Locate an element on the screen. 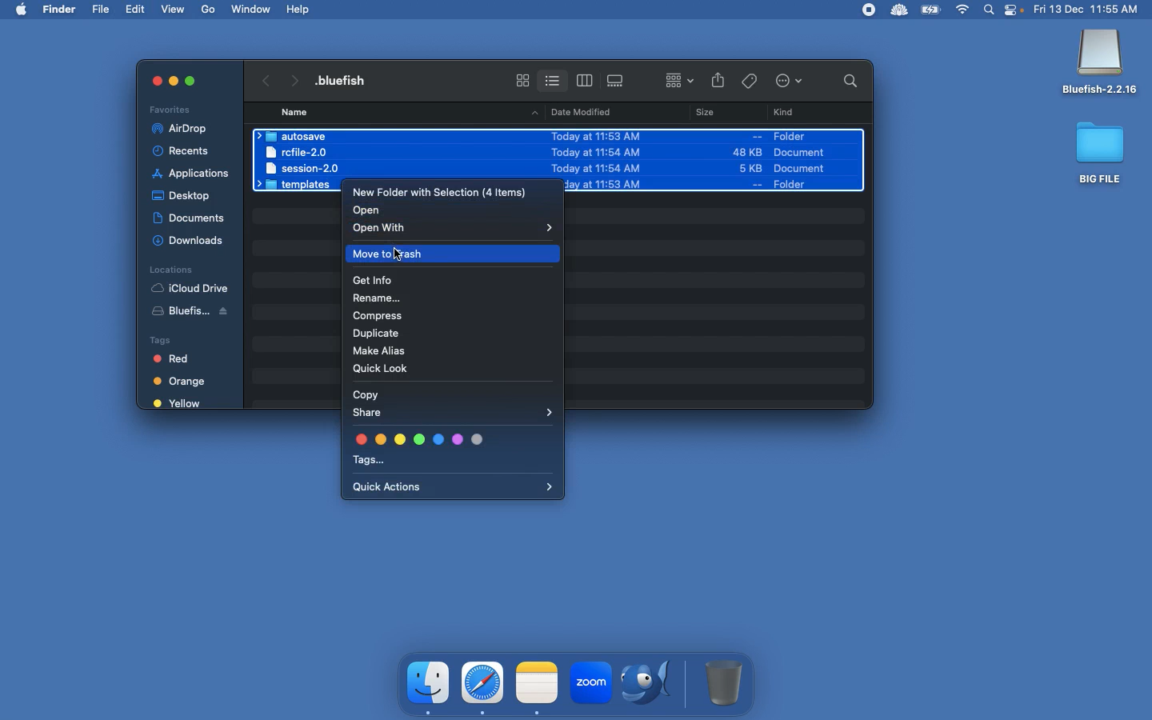 Image resolution: width=1152 pixels, height=720 pixels. Name is located at coordinates (347, 80).